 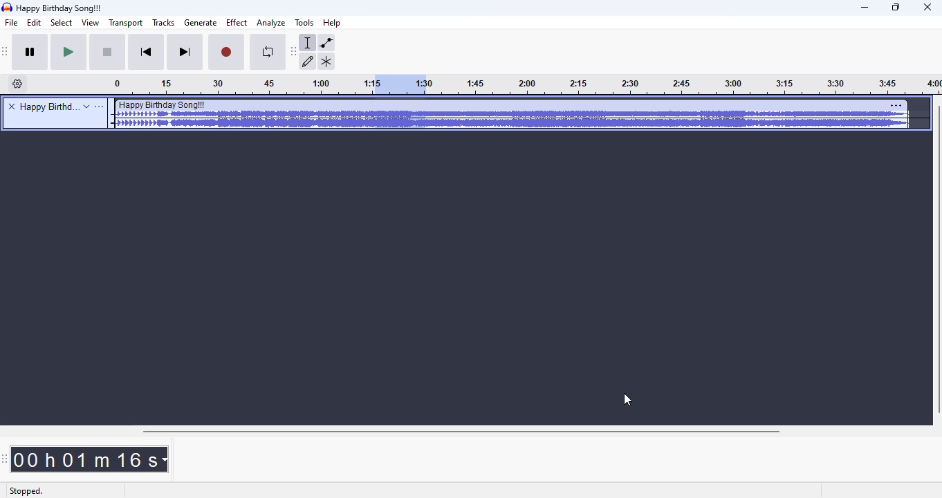 I want to click on analyze, so click(x=271, y=24).